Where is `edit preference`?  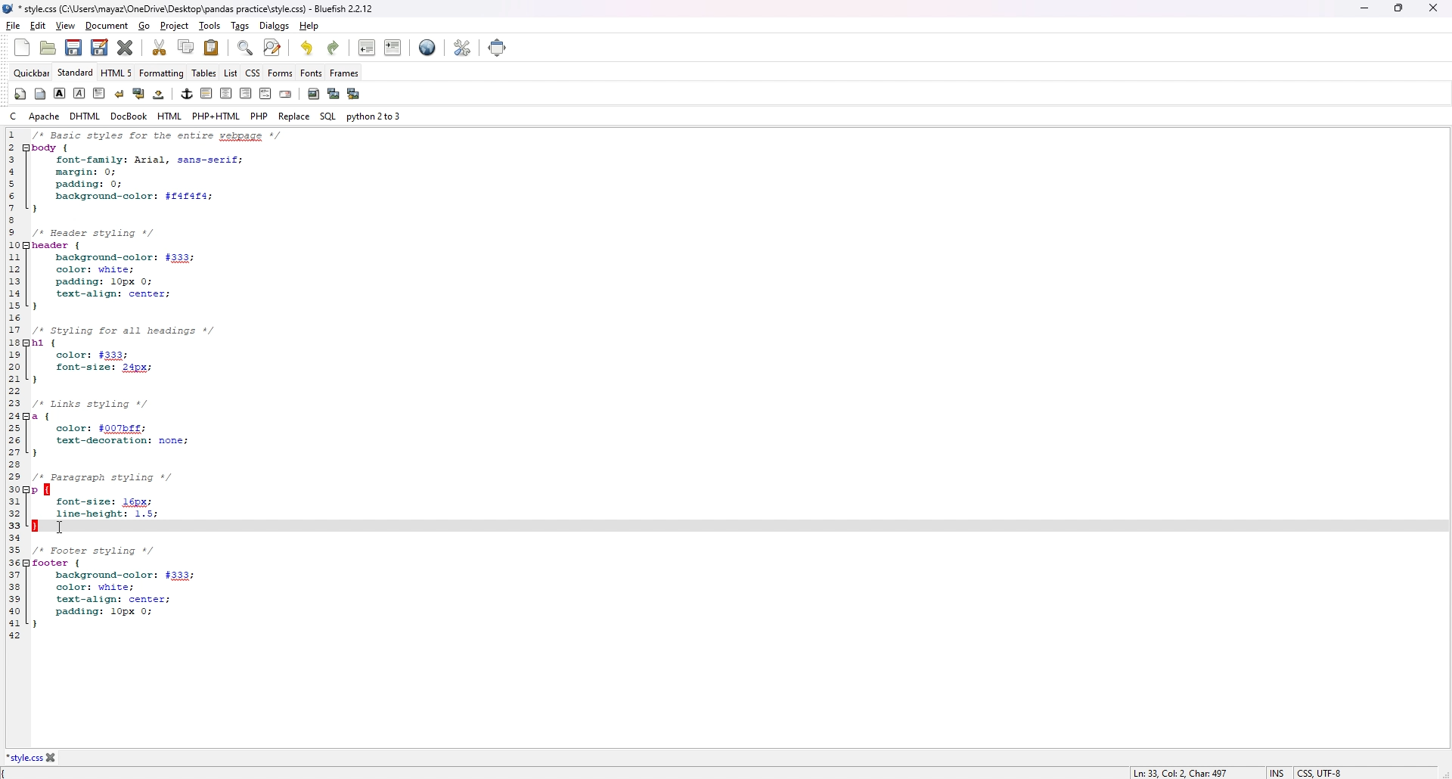 edit preference is located at coordinates (463, 48).